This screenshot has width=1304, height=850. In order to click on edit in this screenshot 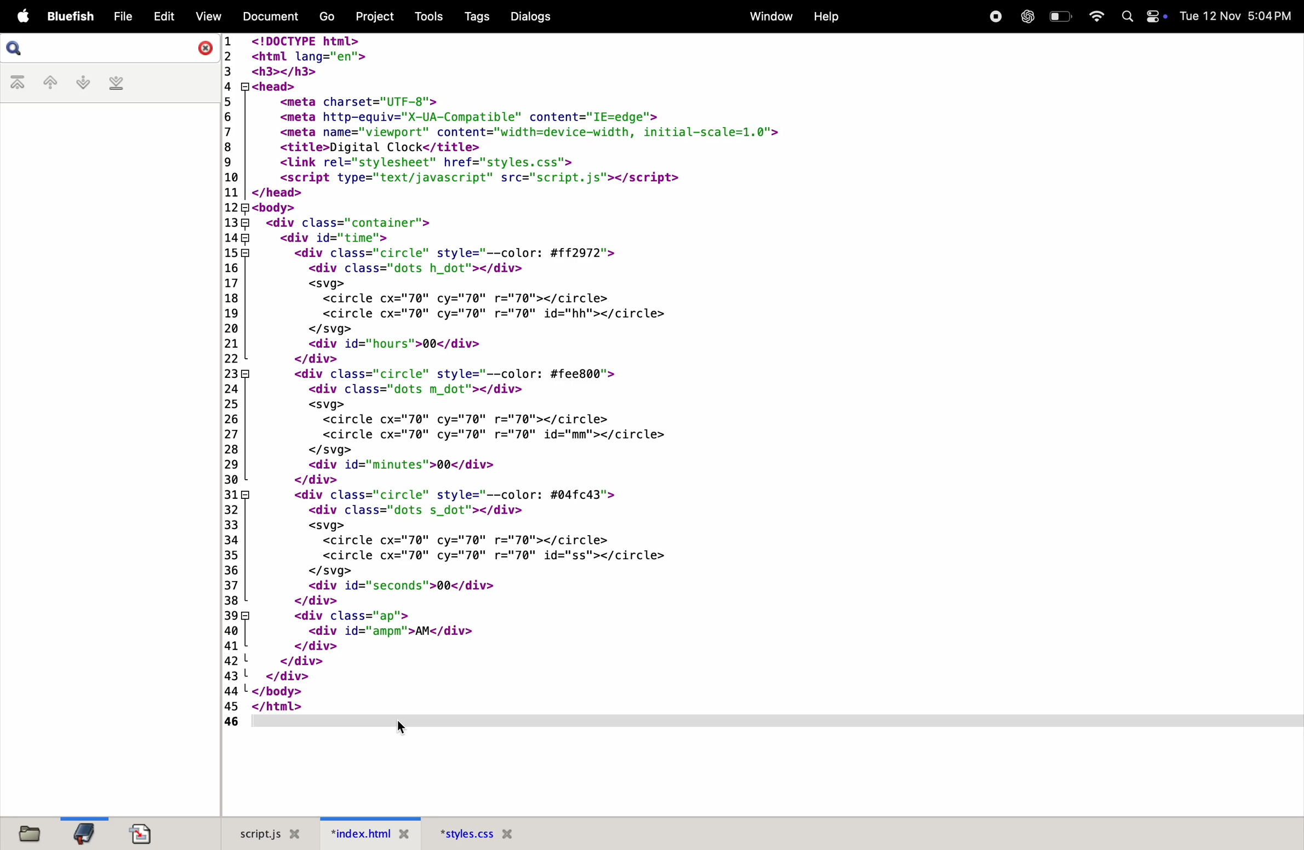, I will do `click(162, 15)`.